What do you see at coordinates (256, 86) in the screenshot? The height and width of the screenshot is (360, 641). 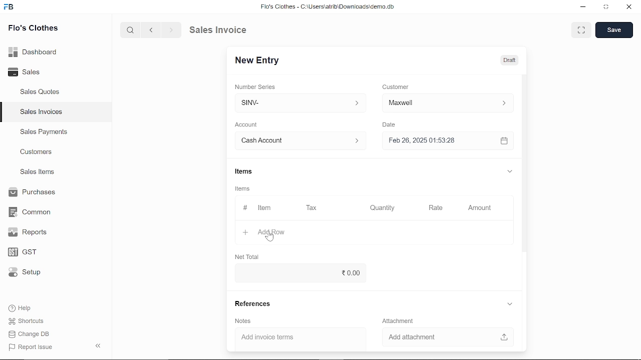 I see `Number Series` at bounding box center [256, 86].